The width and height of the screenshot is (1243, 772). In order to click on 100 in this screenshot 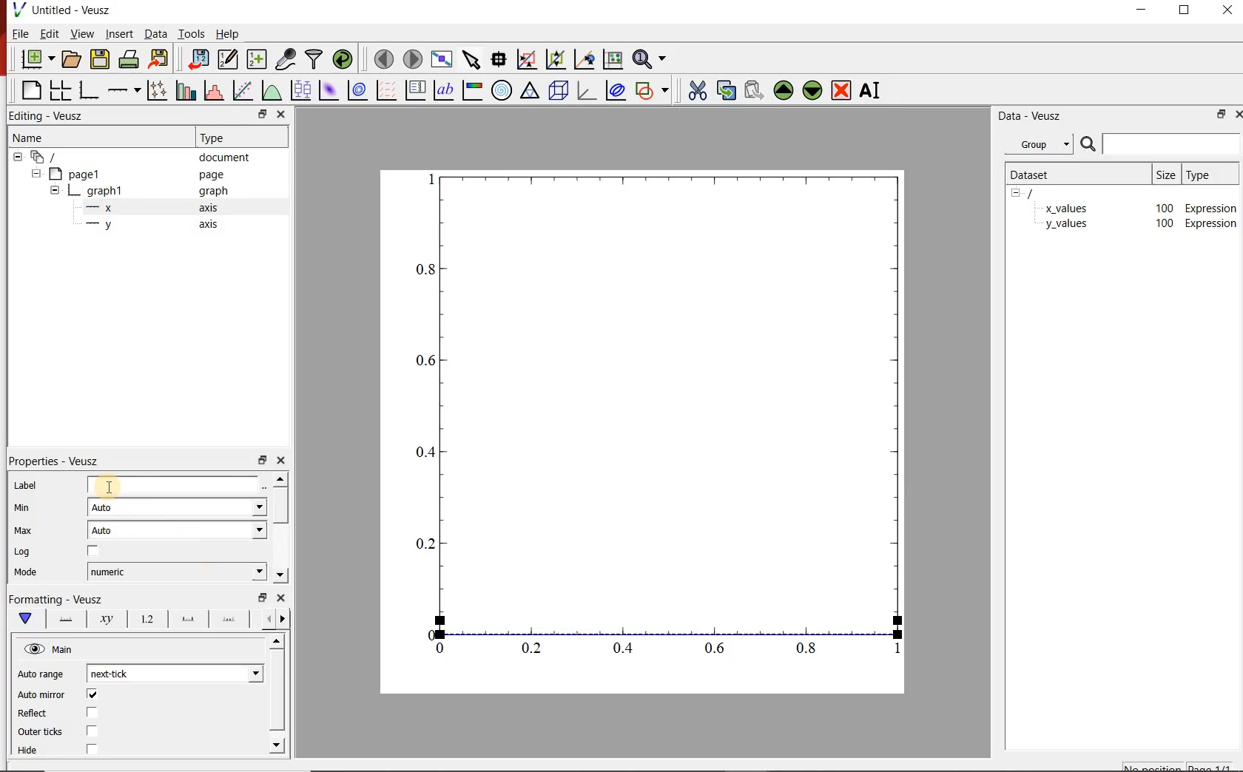, I will do `click(1164, 207)`.